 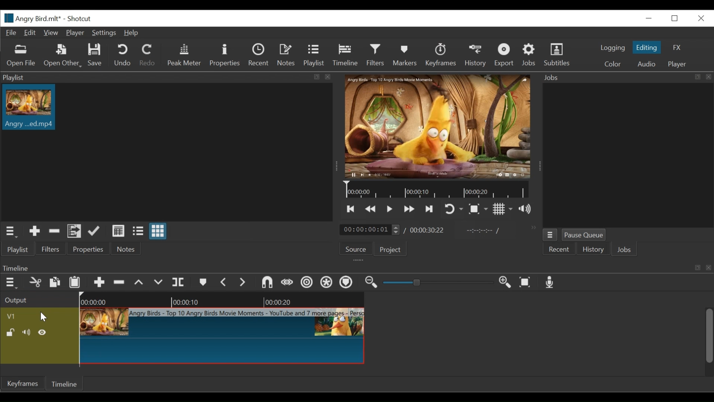 I want to click on Notes, so click(x=287, y=56).